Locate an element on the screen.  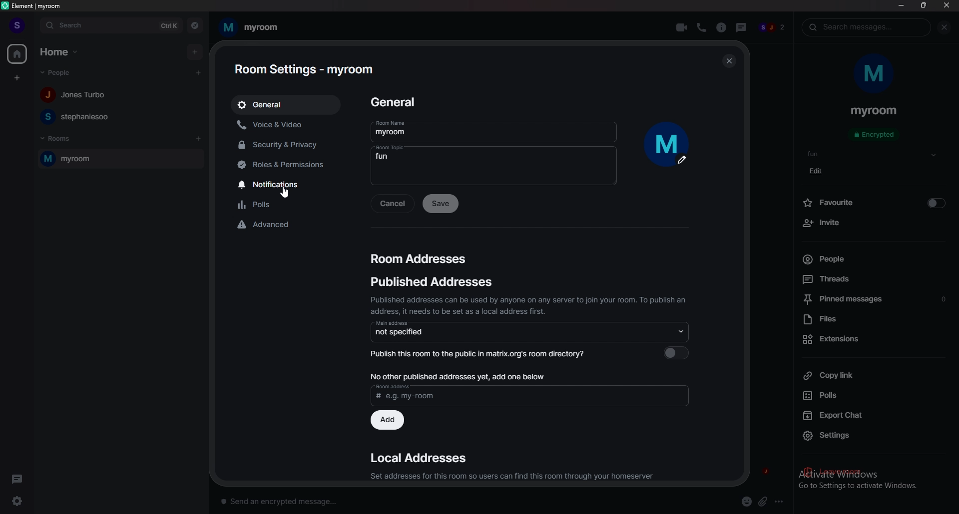
invite is located at coordinates (873, 223).